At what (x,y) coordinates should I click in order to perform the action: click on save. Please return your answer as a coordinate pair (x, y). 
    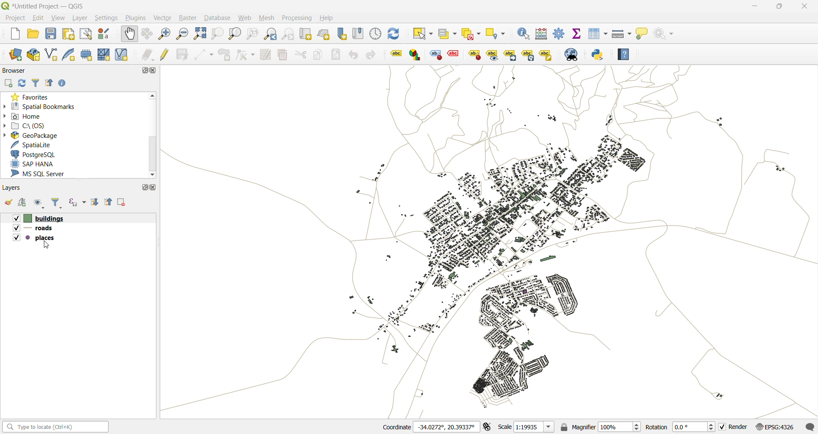
    Looking at the image, I should click on (51, 35).